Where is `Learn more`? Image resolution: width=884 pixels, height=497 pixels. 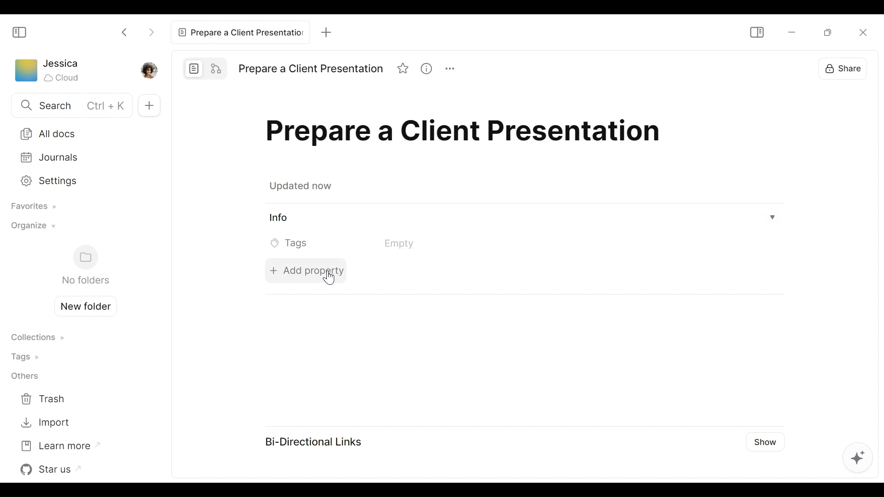 Learn more is located at coordinates (59, 445).